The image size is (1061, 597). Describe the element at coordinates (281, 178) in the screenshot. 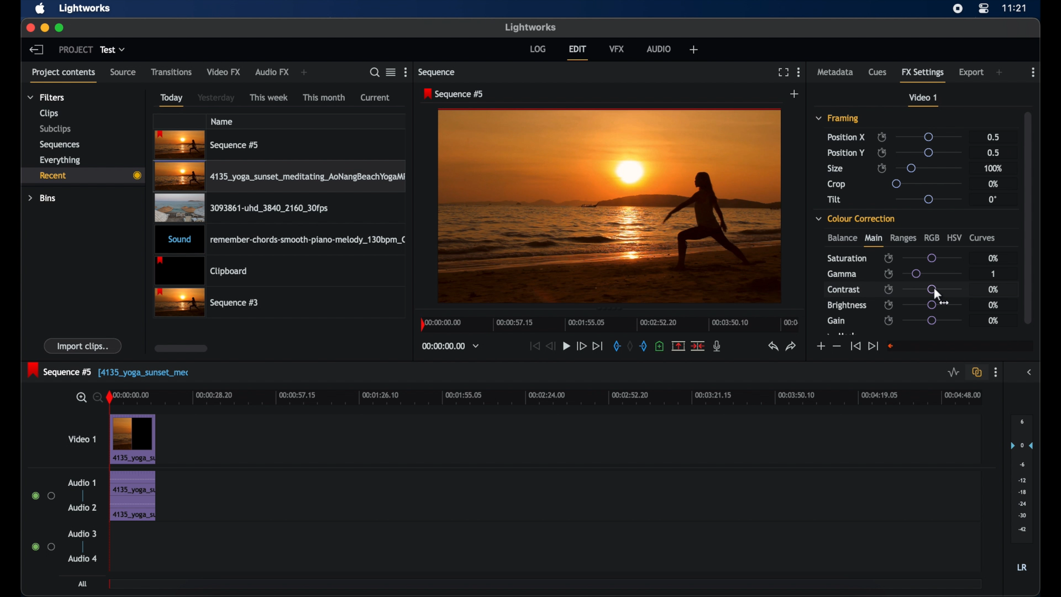

I see `video clip` at that location.